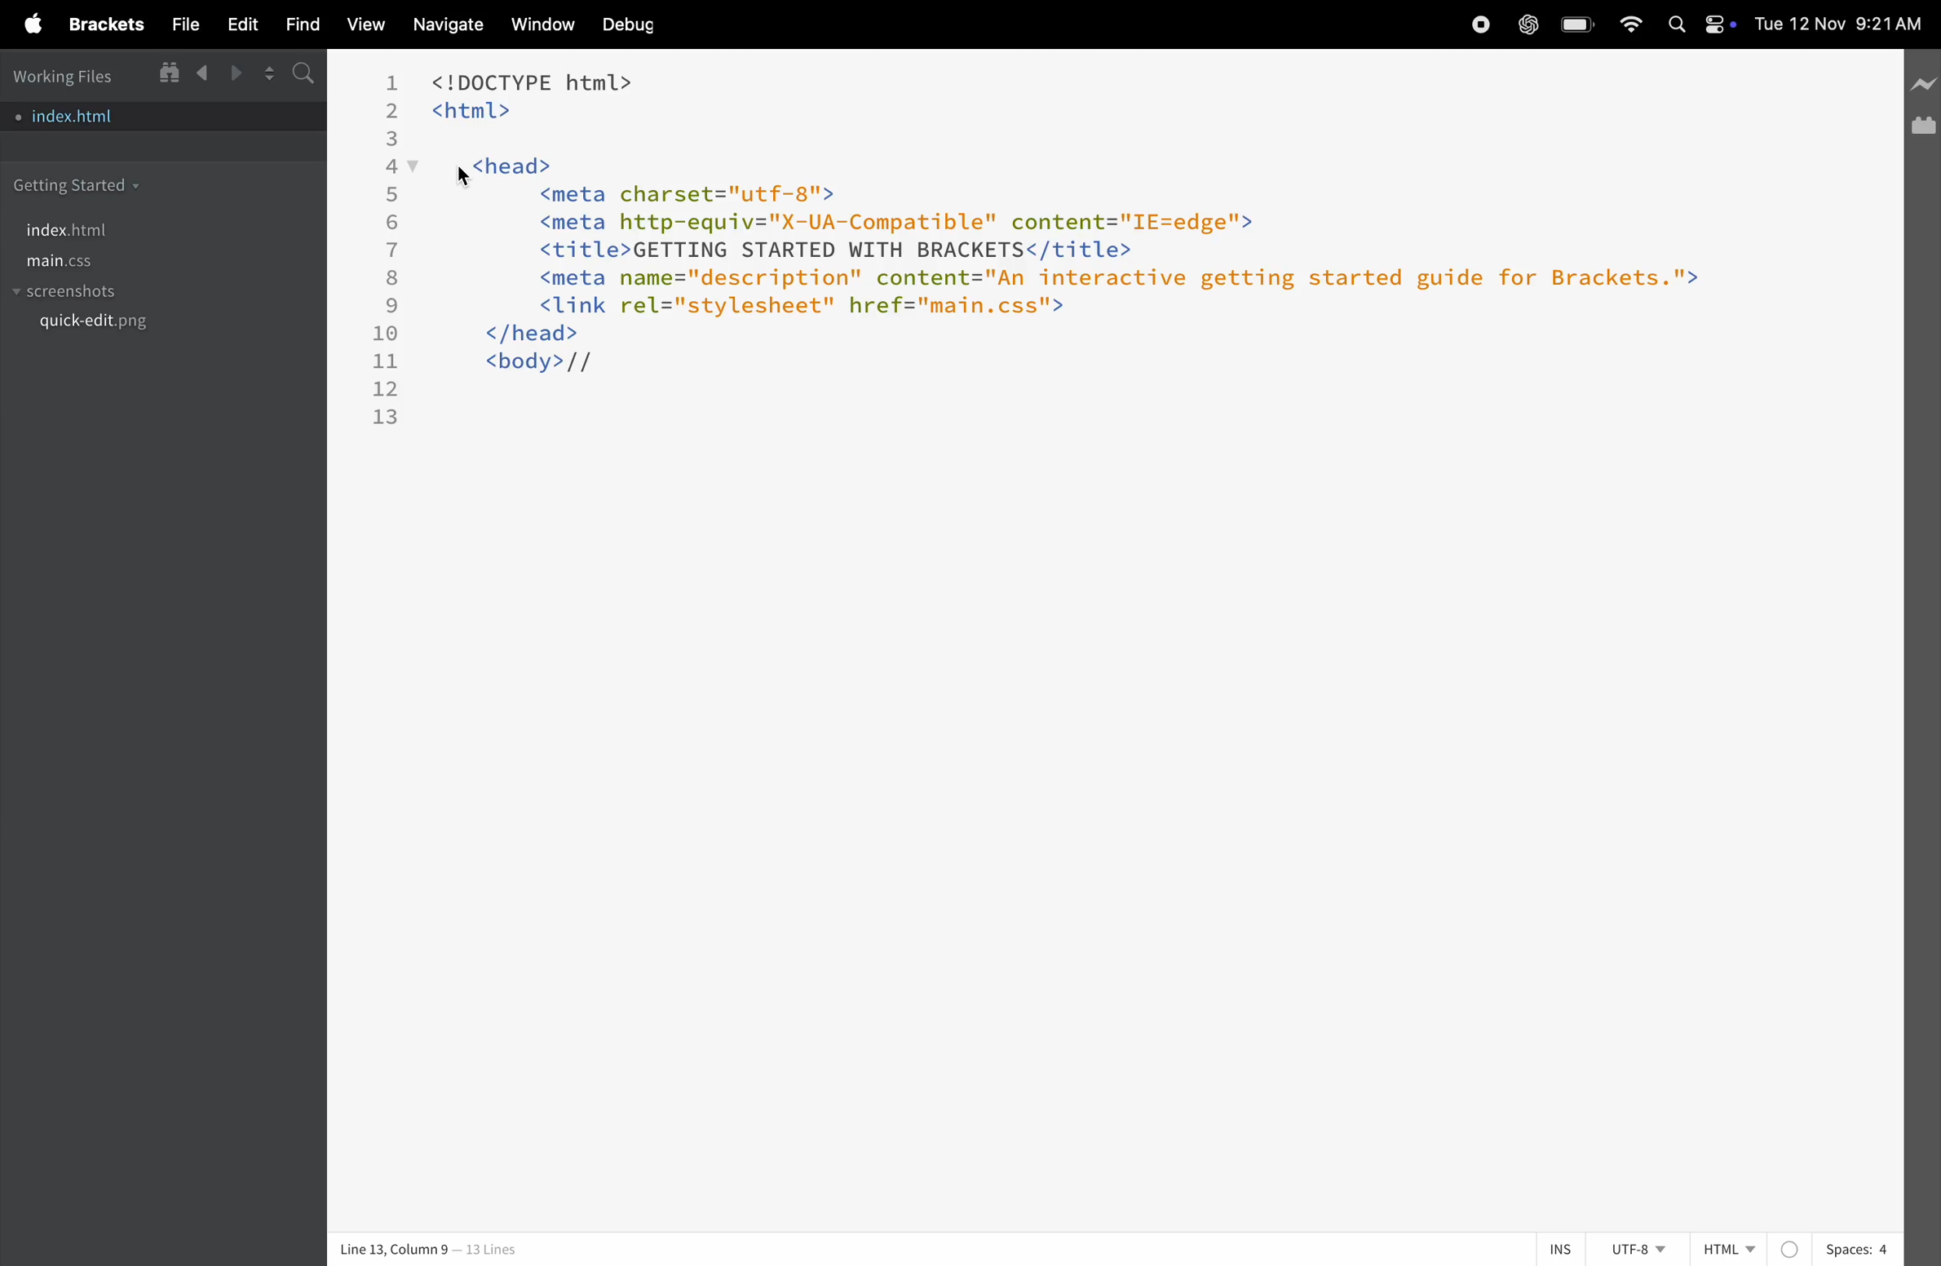 This screenshot has height=1266, width=1941. Describe the element at coordinates (170, 70) in the screenshot. I see `show in file tree` at that location.